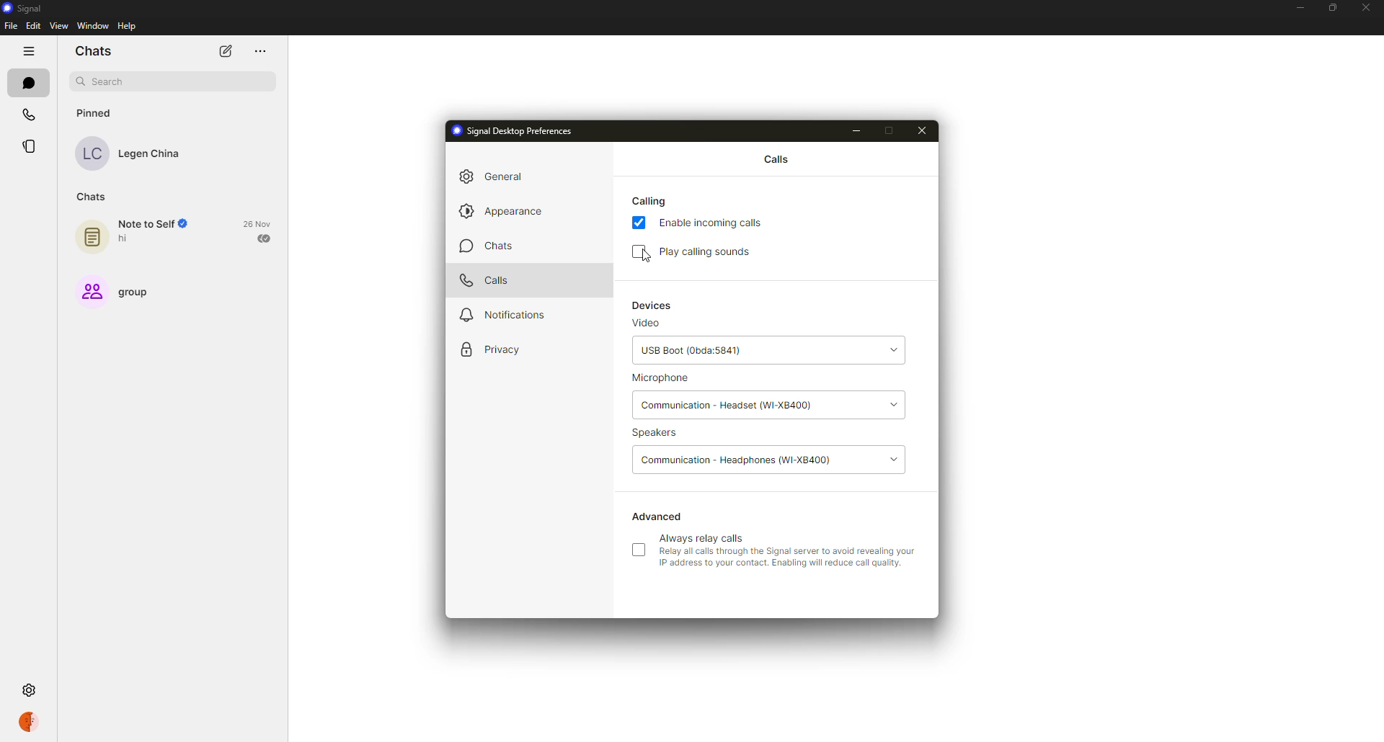 The image size is (1384, 742). I want to click on microphone, so click(675, 377).